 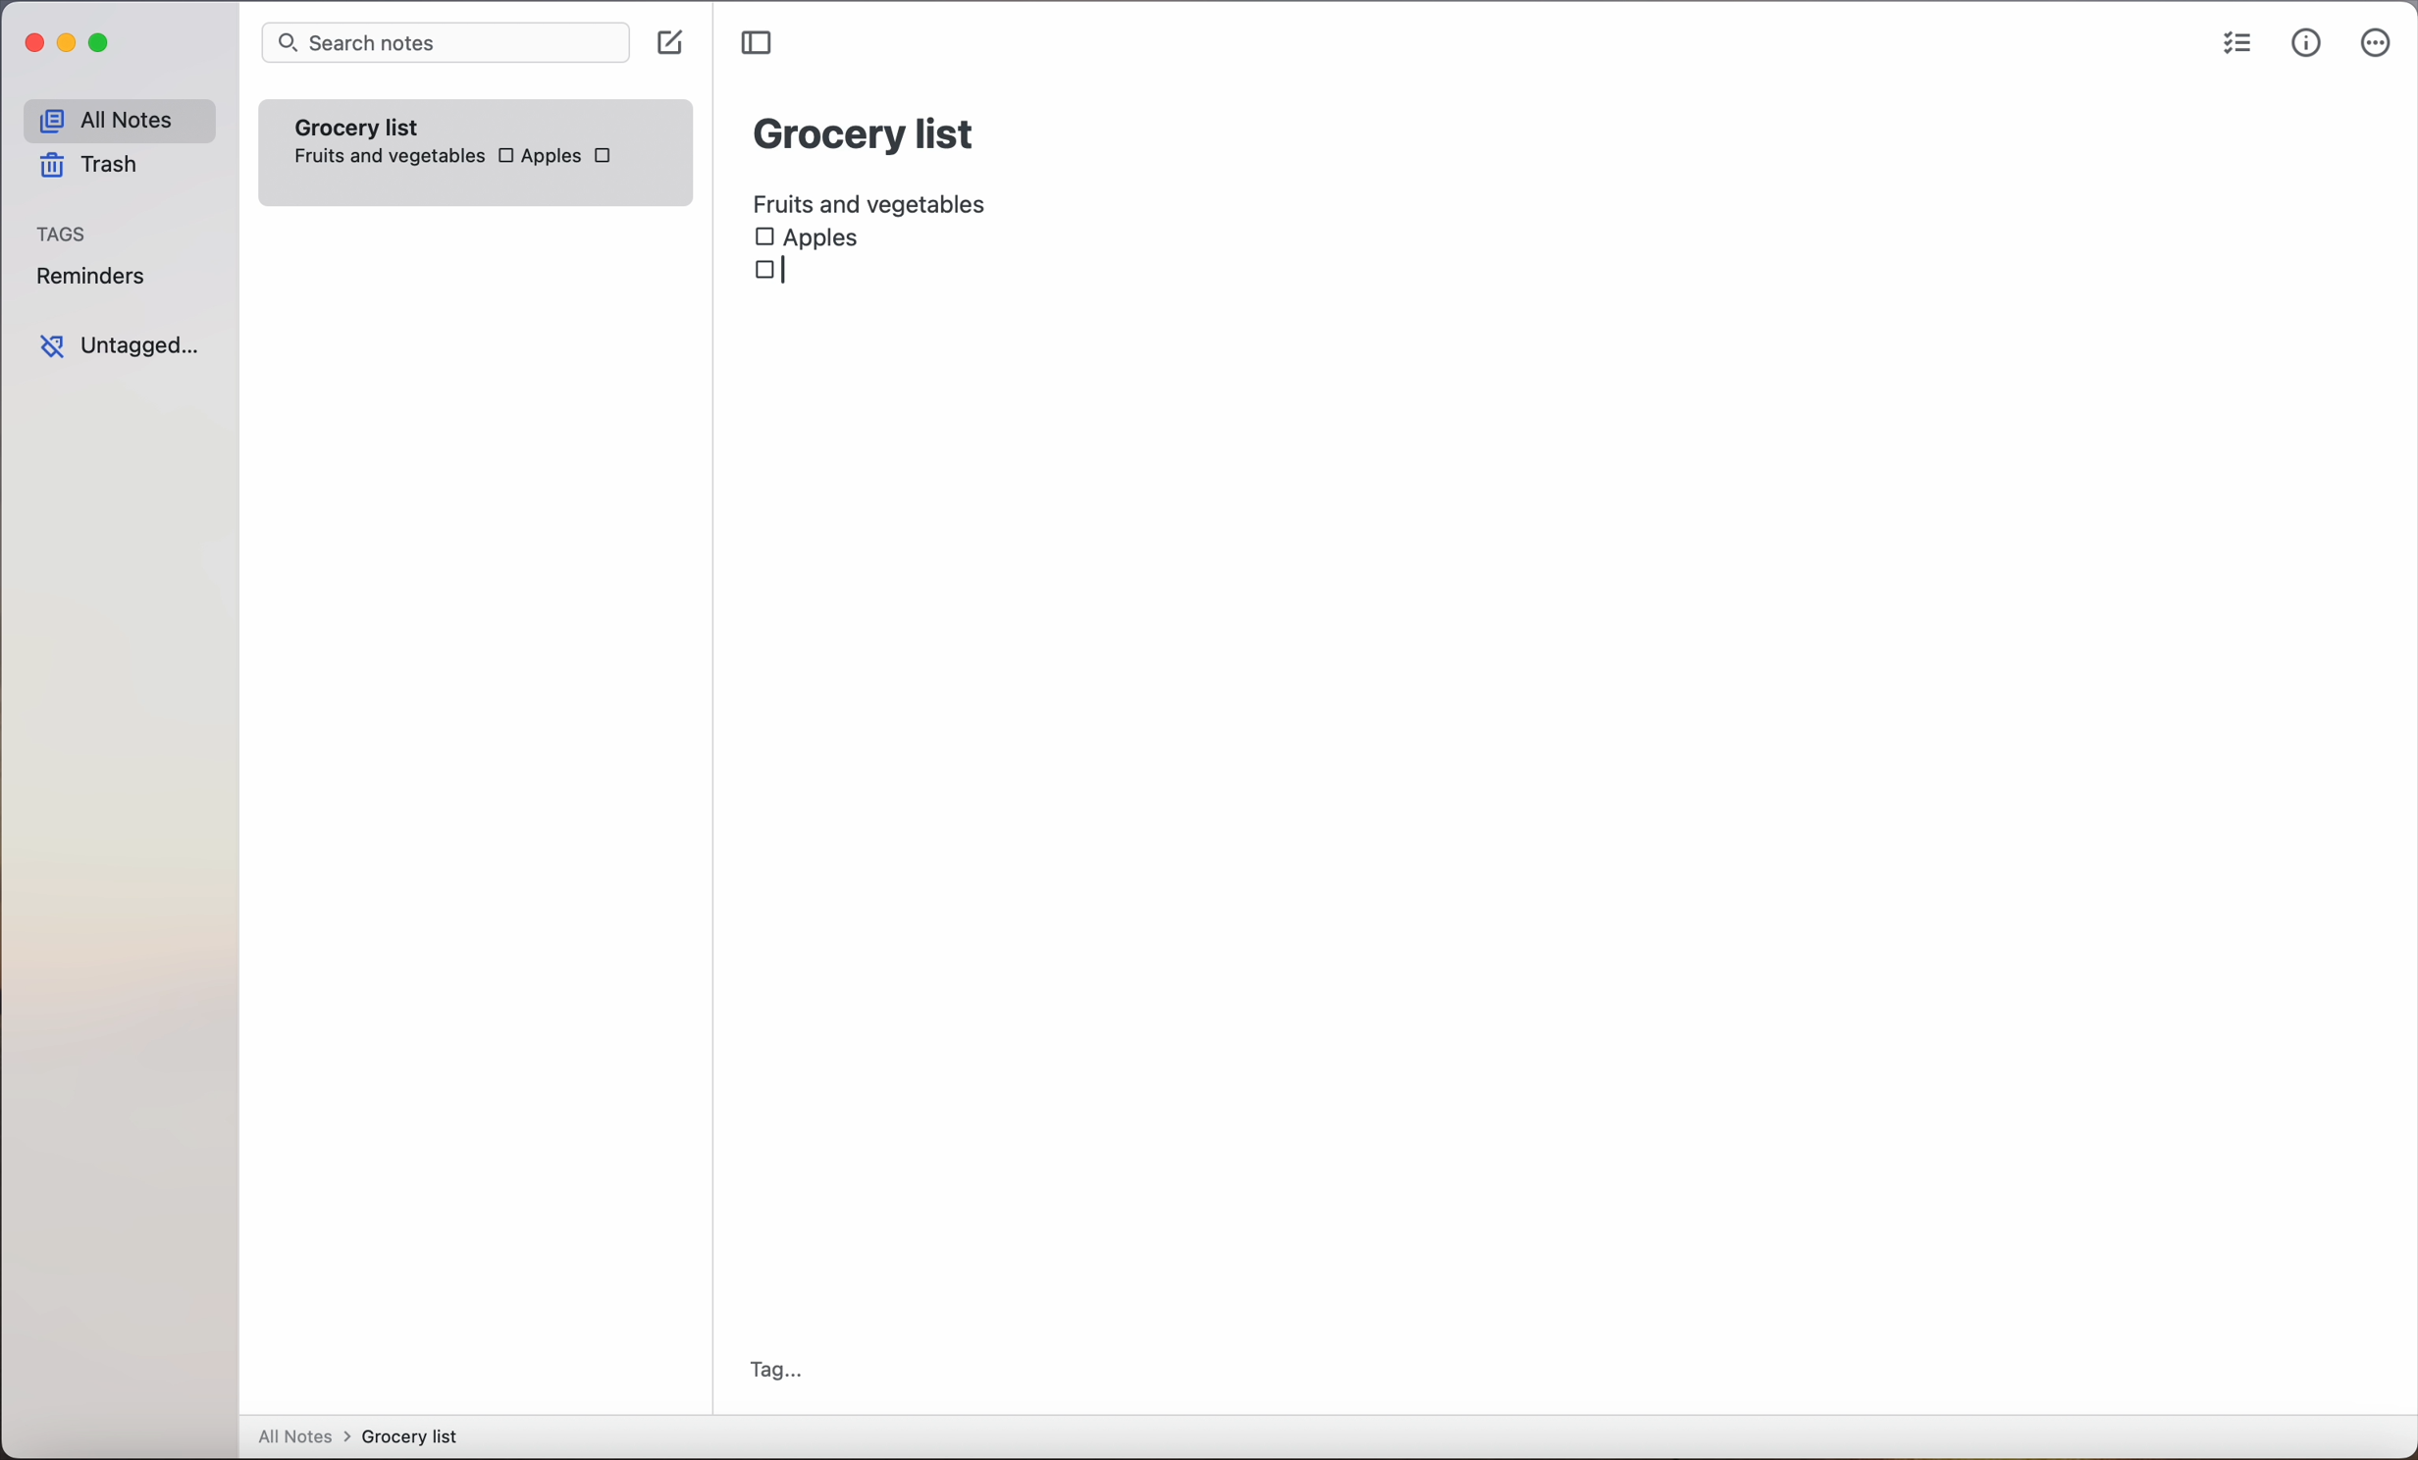 I want to click on tags, so click(x=64, y=235).